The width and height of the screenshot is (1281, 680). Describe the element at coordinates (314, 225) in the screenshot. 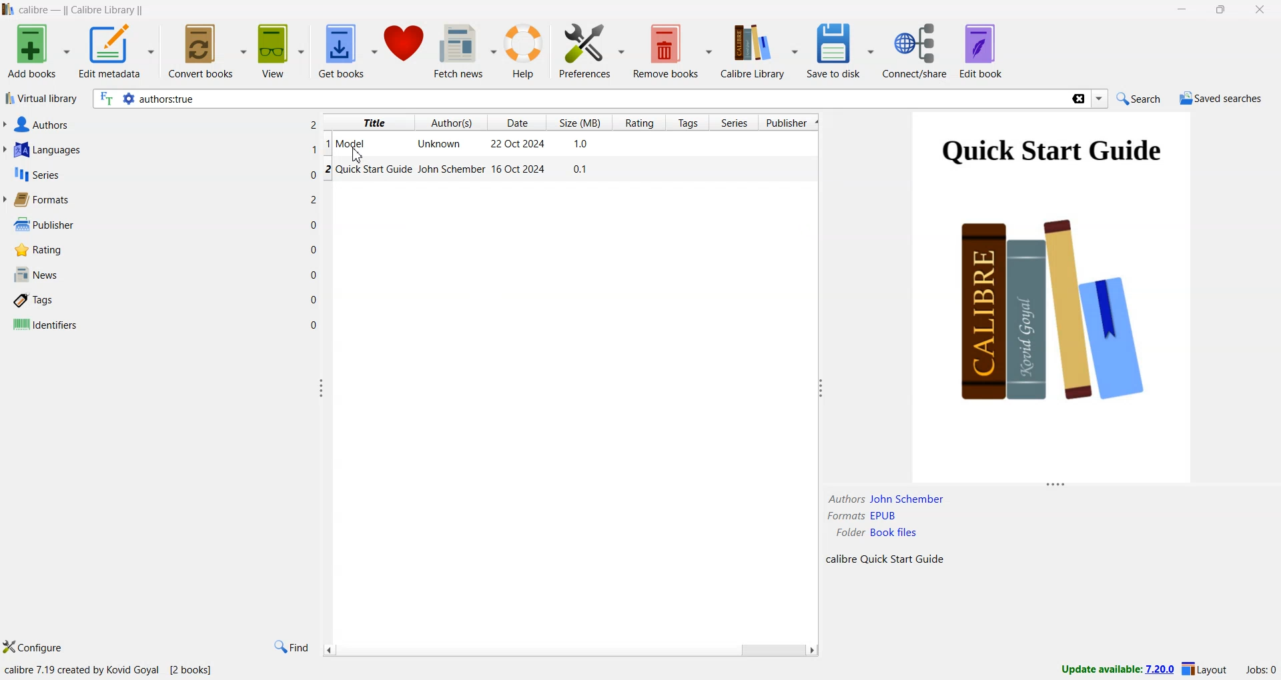

I see `0` at that location.